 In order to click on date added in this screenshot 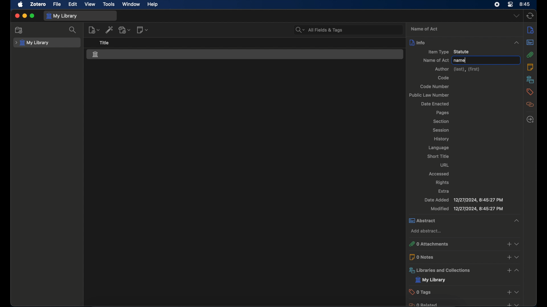, I will do `click(463, 200)`.